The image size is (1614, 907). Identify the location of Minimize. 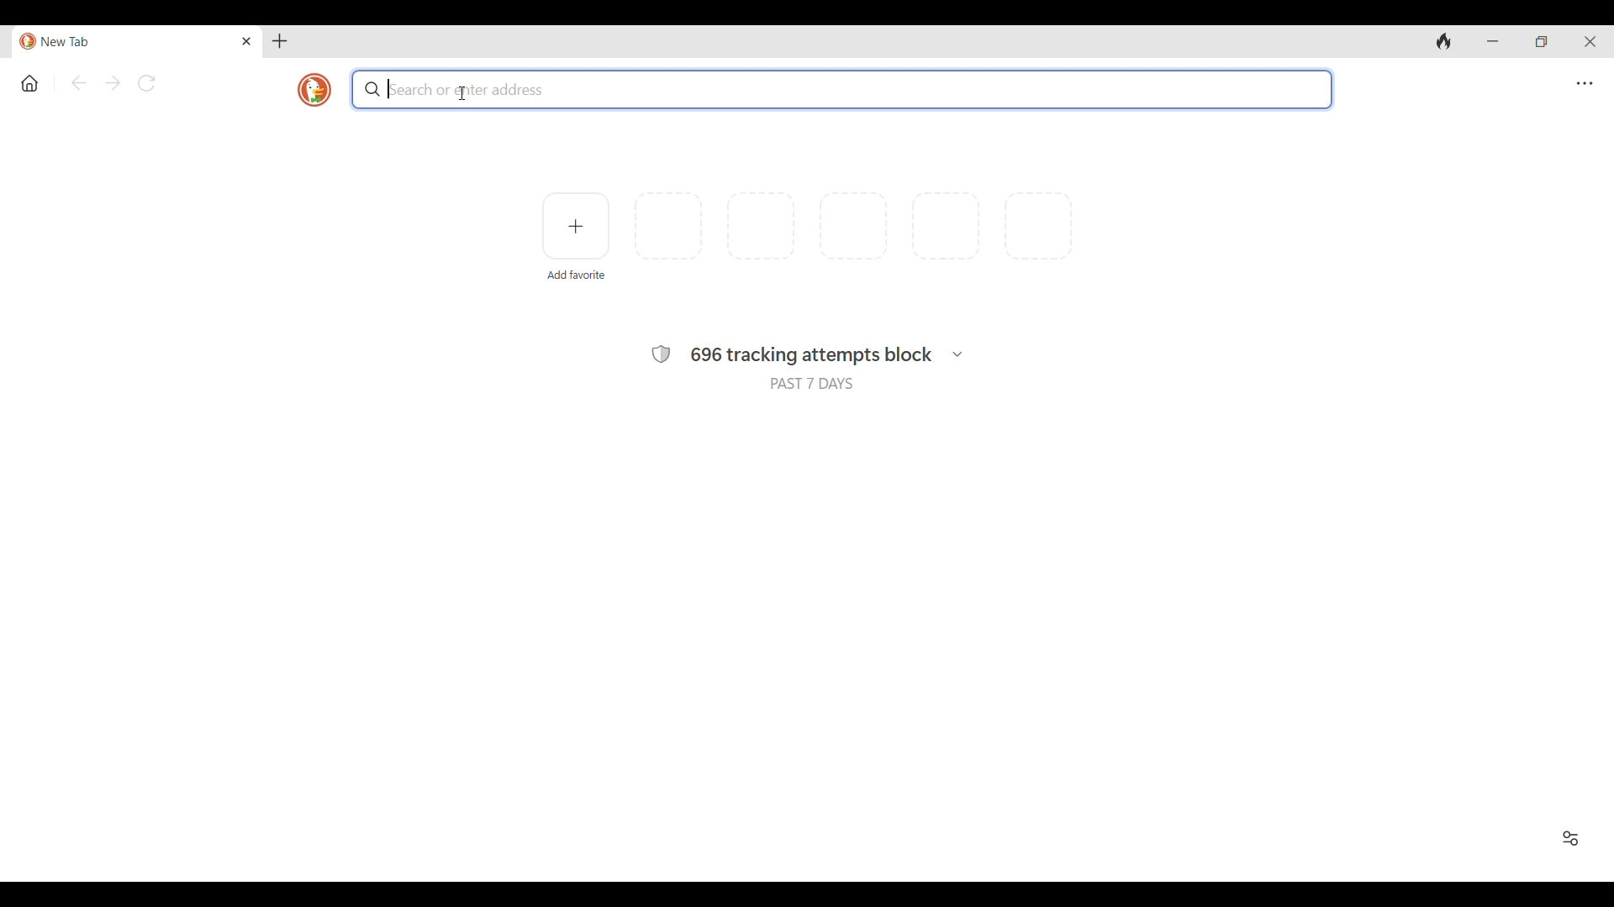
(1492, 42).